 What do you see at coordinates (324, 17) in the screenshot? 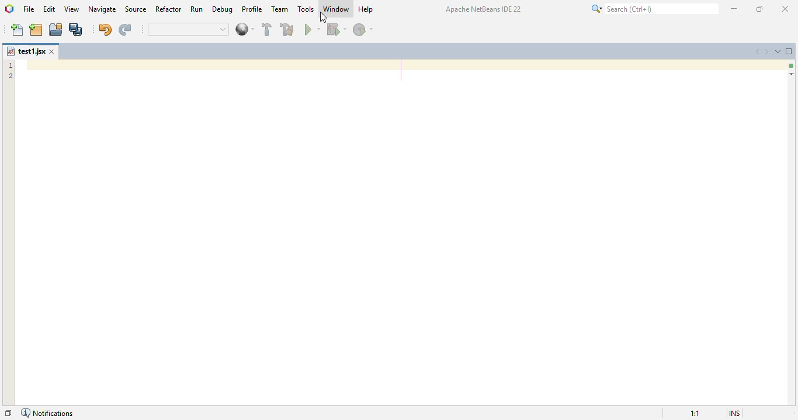
I see `cursor` at bounding box center [324, 17].